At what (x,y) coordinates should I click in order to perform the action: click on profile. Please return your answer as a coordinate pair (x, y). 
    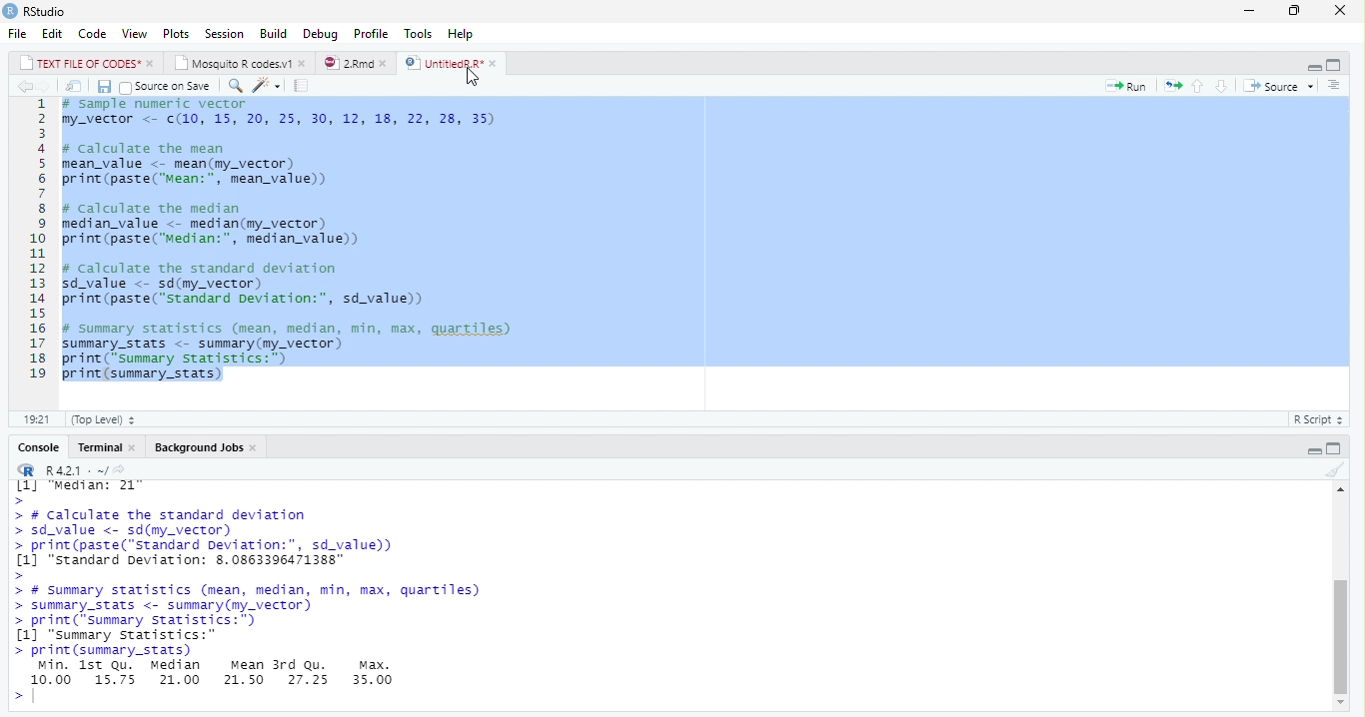
    Looking at the image, I should click on (371, 34).